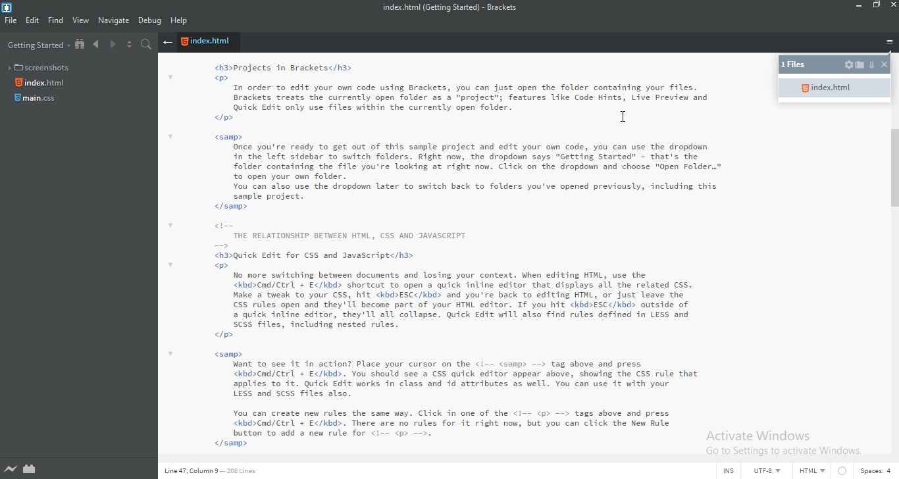 The height and width of the screenshot is (479, 899). I want to click on circle, so click(846, 471).